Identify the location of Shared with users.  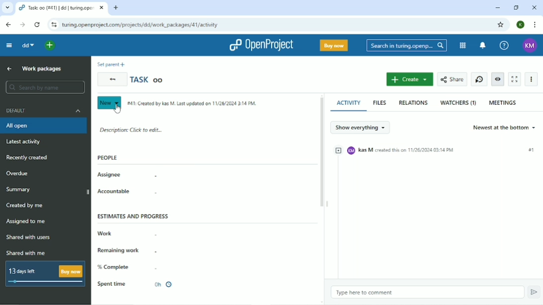
(29, 237).